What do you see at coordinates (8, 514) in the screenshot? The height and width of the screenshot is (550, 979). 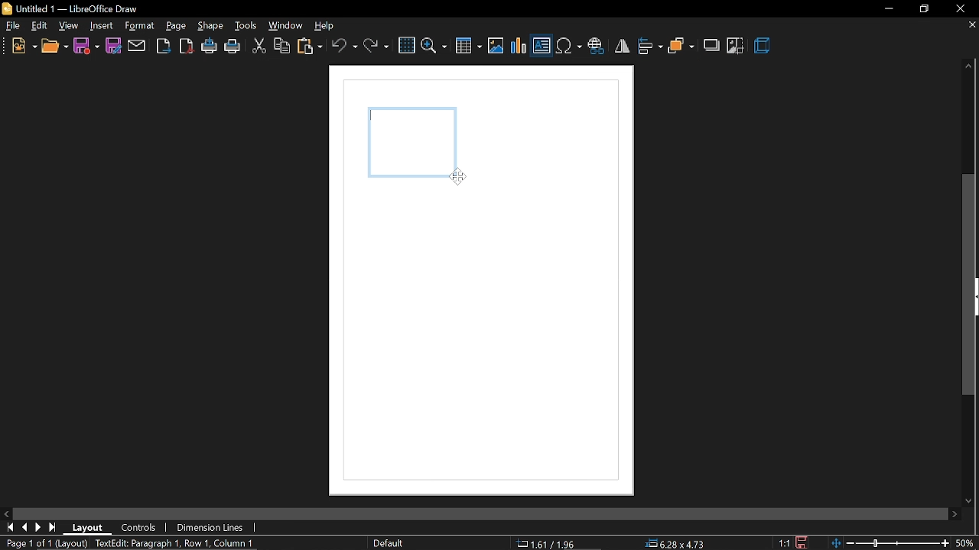 I see `move left` at bounding box center [8, 514].